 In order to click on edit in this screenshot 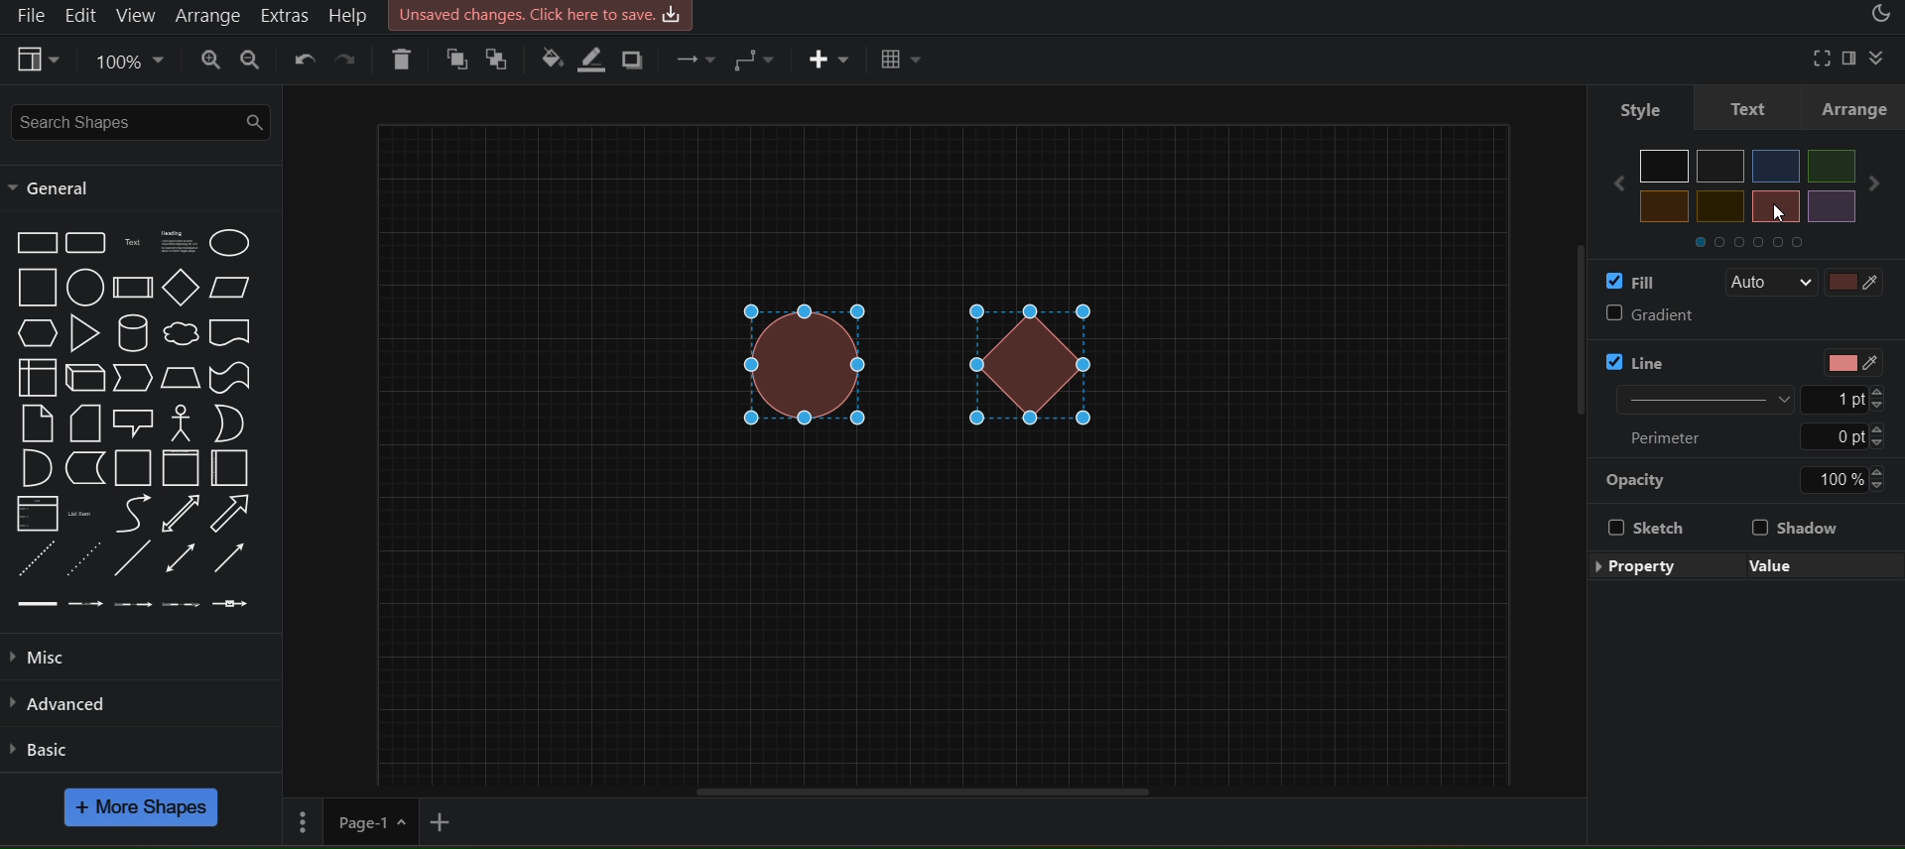, I will do `click(1739, 572)`.